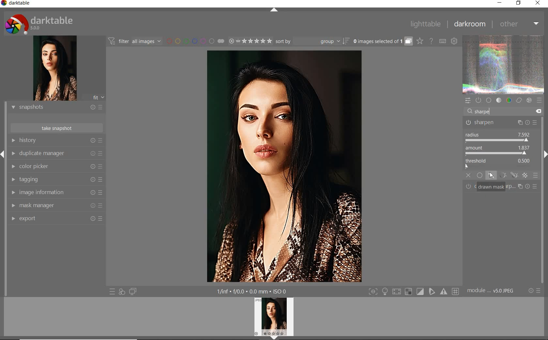 This screenshot has width=548, height=340. Describe the element at coordinates (498, 136) in the screenshot. I see `RADIUS` at that location.